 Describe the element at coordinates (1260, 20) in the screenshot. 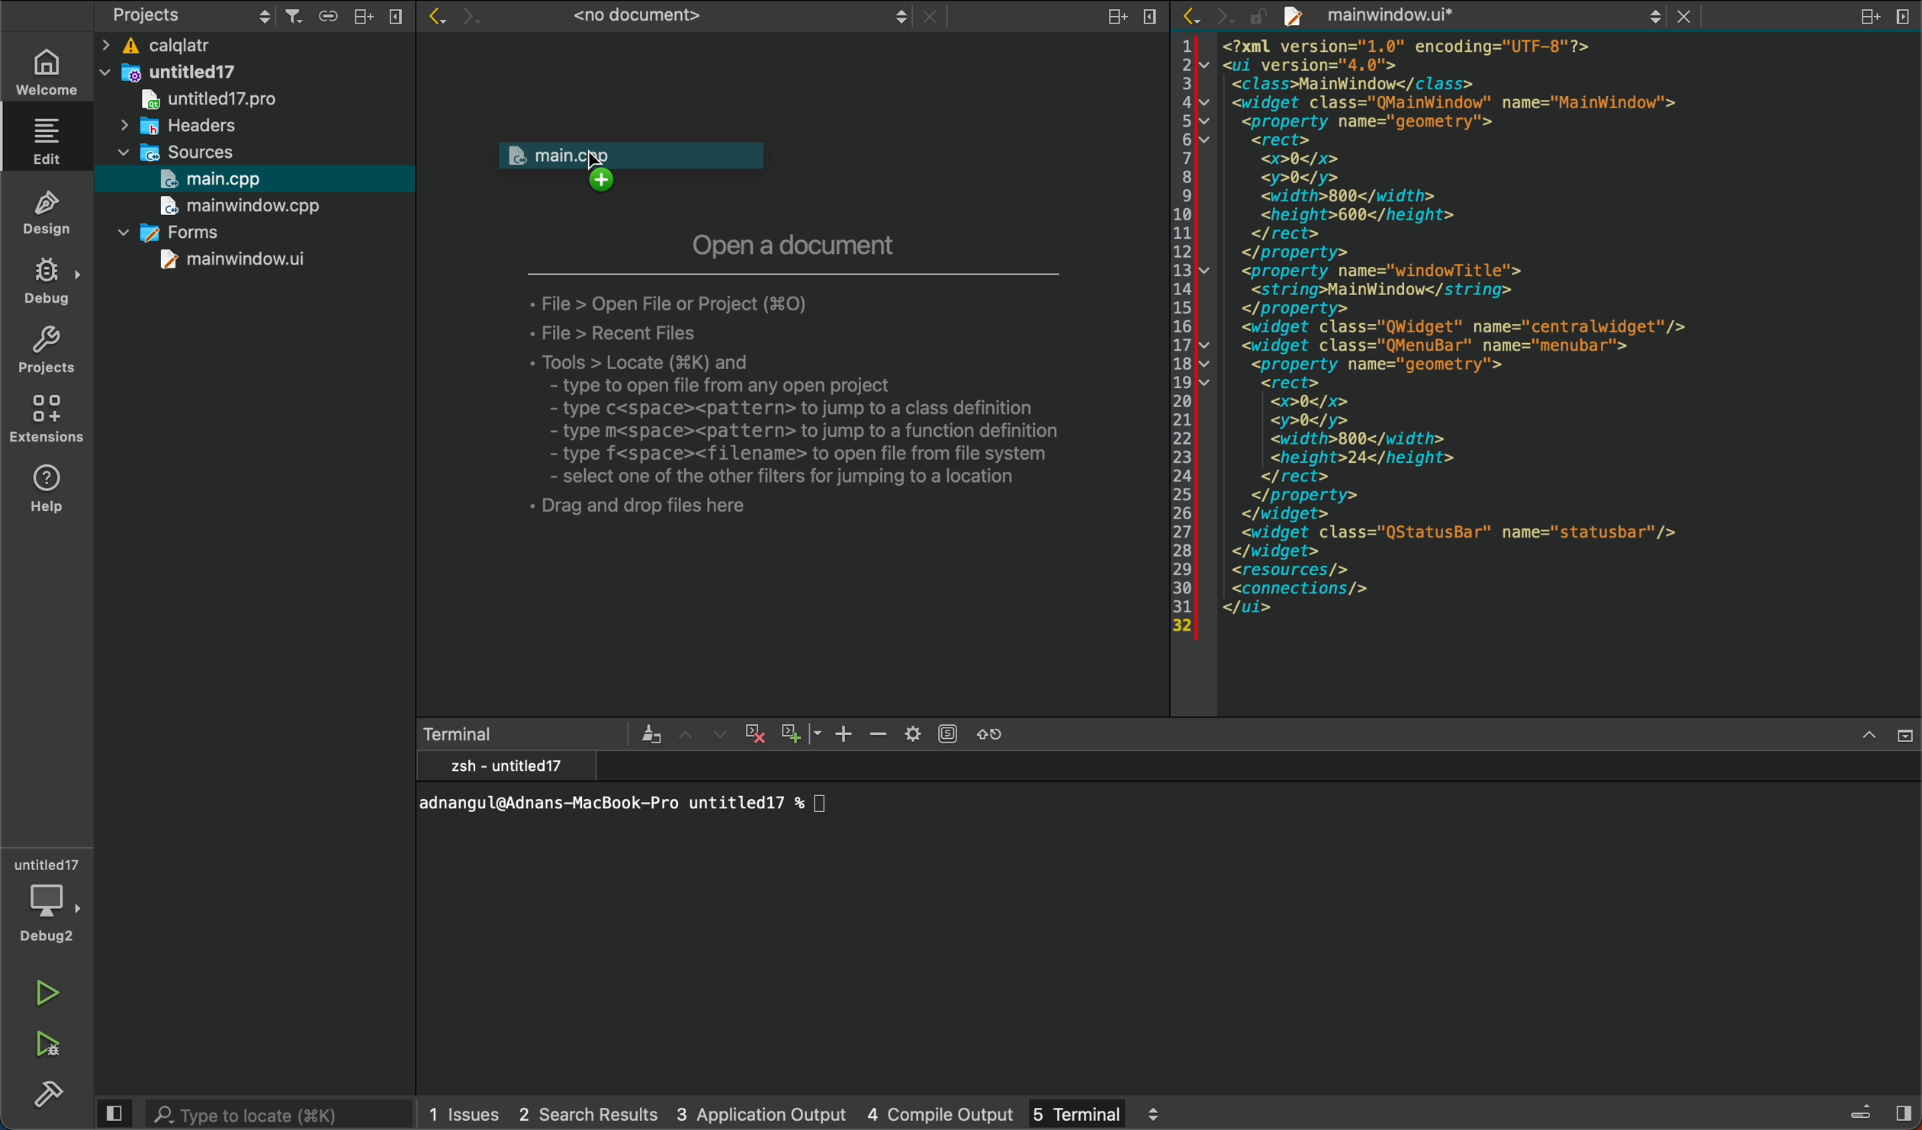

I see `file is writable` at that location.